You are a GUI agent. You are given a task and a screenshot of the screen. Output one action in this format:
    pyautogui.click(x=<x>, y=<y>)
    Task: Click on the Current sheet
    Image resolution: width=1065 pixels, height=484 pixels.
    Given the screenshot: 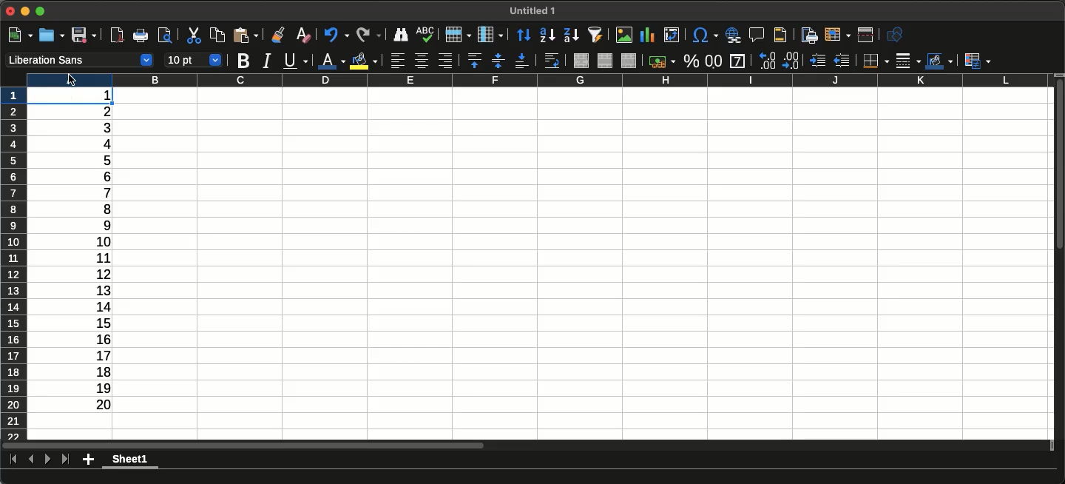 What is the action you would take?
    pyautogui.click(x=128, y=459)
    